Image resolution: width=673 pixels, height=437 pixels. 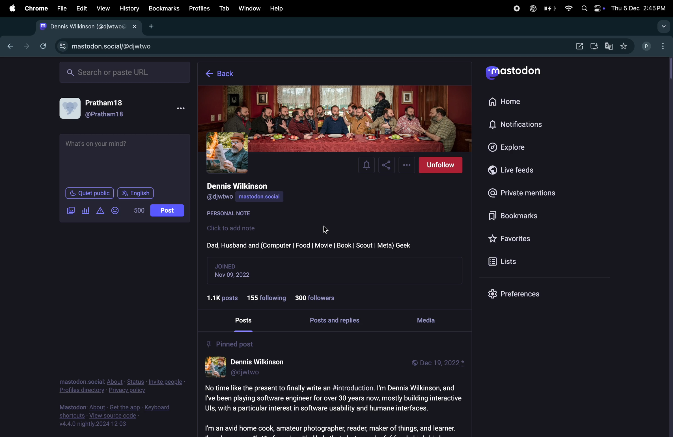 What do you see at coordinates (609, 46) in the screenshot?
I see `google translate` at bounding box center [609, 46].